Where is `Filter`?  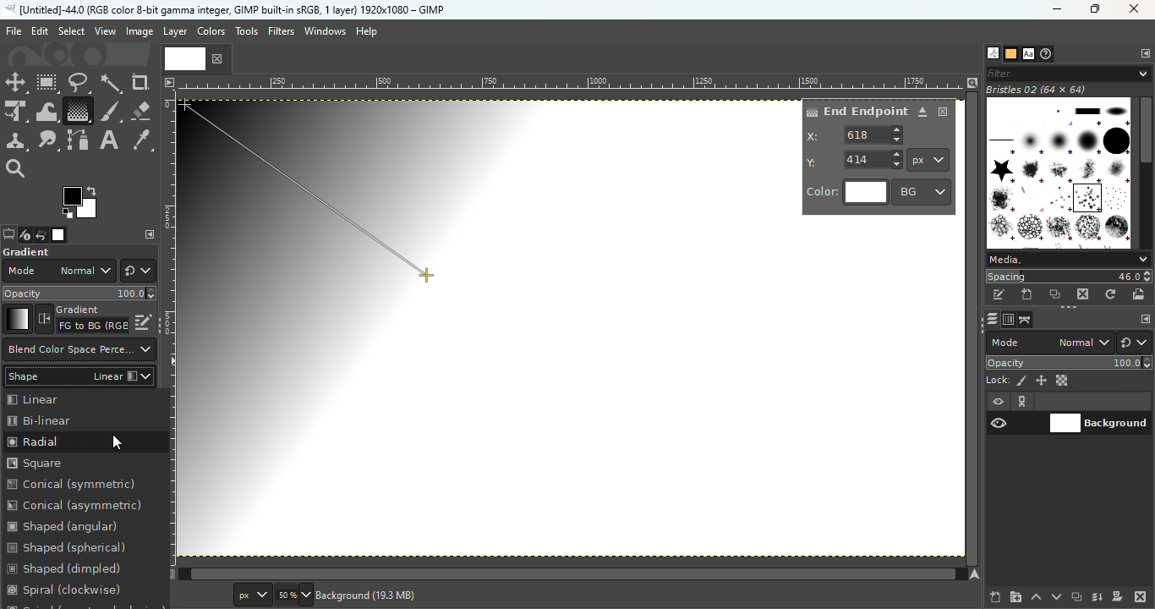
Filter is located at coordinates (1069, 73).